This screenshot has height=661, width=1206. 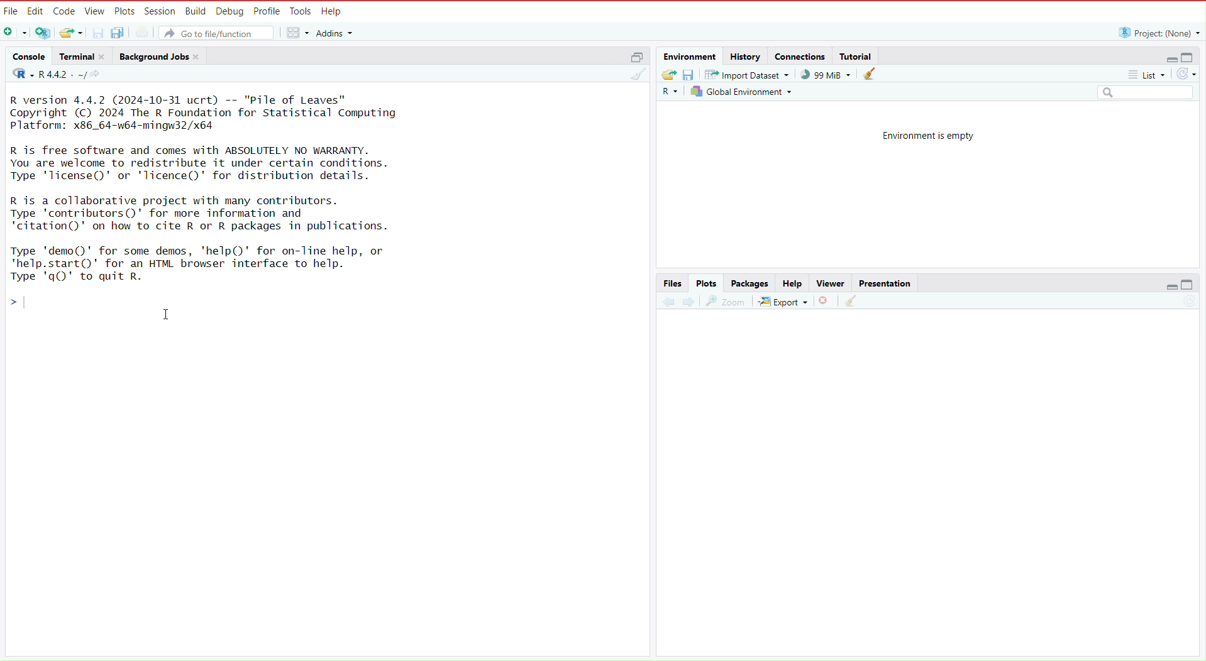 What do you see at coordinates (218, 33) in the screenshot?
I see `go to file/function` at bounding box center [218, 33].